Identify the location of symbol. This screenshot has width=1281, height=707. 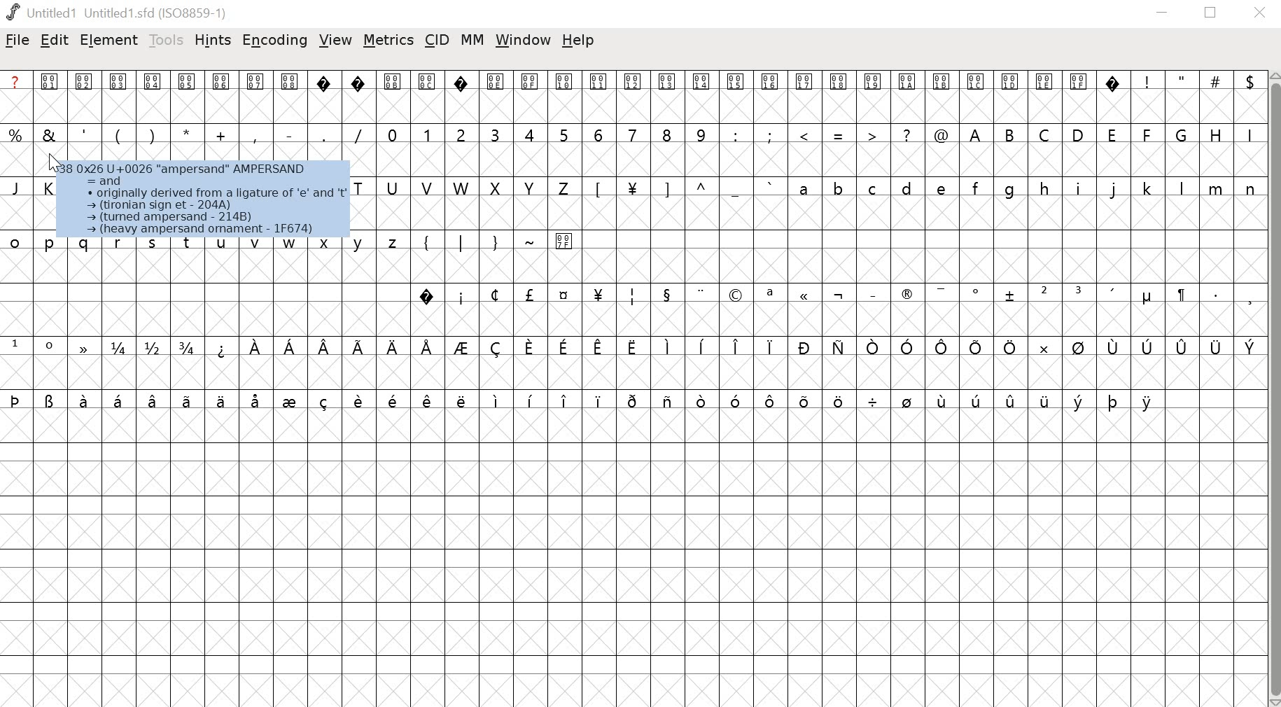
(769, 345).